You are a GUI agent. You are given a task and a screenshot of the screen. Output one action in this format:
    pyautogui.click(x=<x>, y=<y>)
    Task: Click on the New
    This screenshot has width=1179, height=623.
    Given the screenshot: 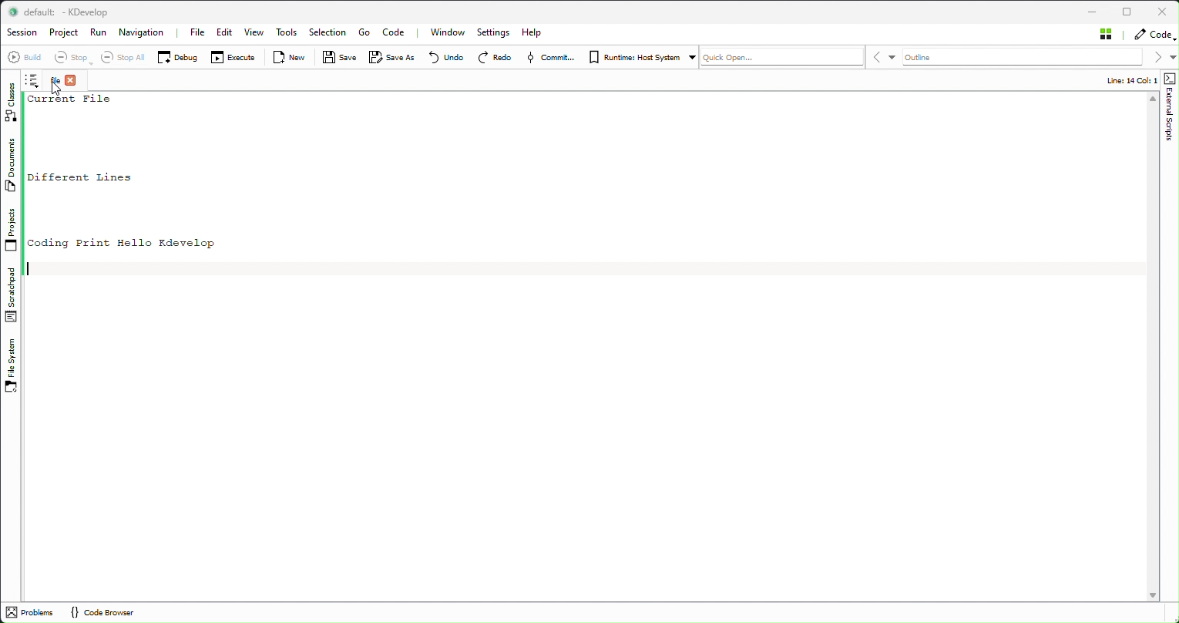 What is the action you would take?
    pyautogui.click(x=290, y=57)
    